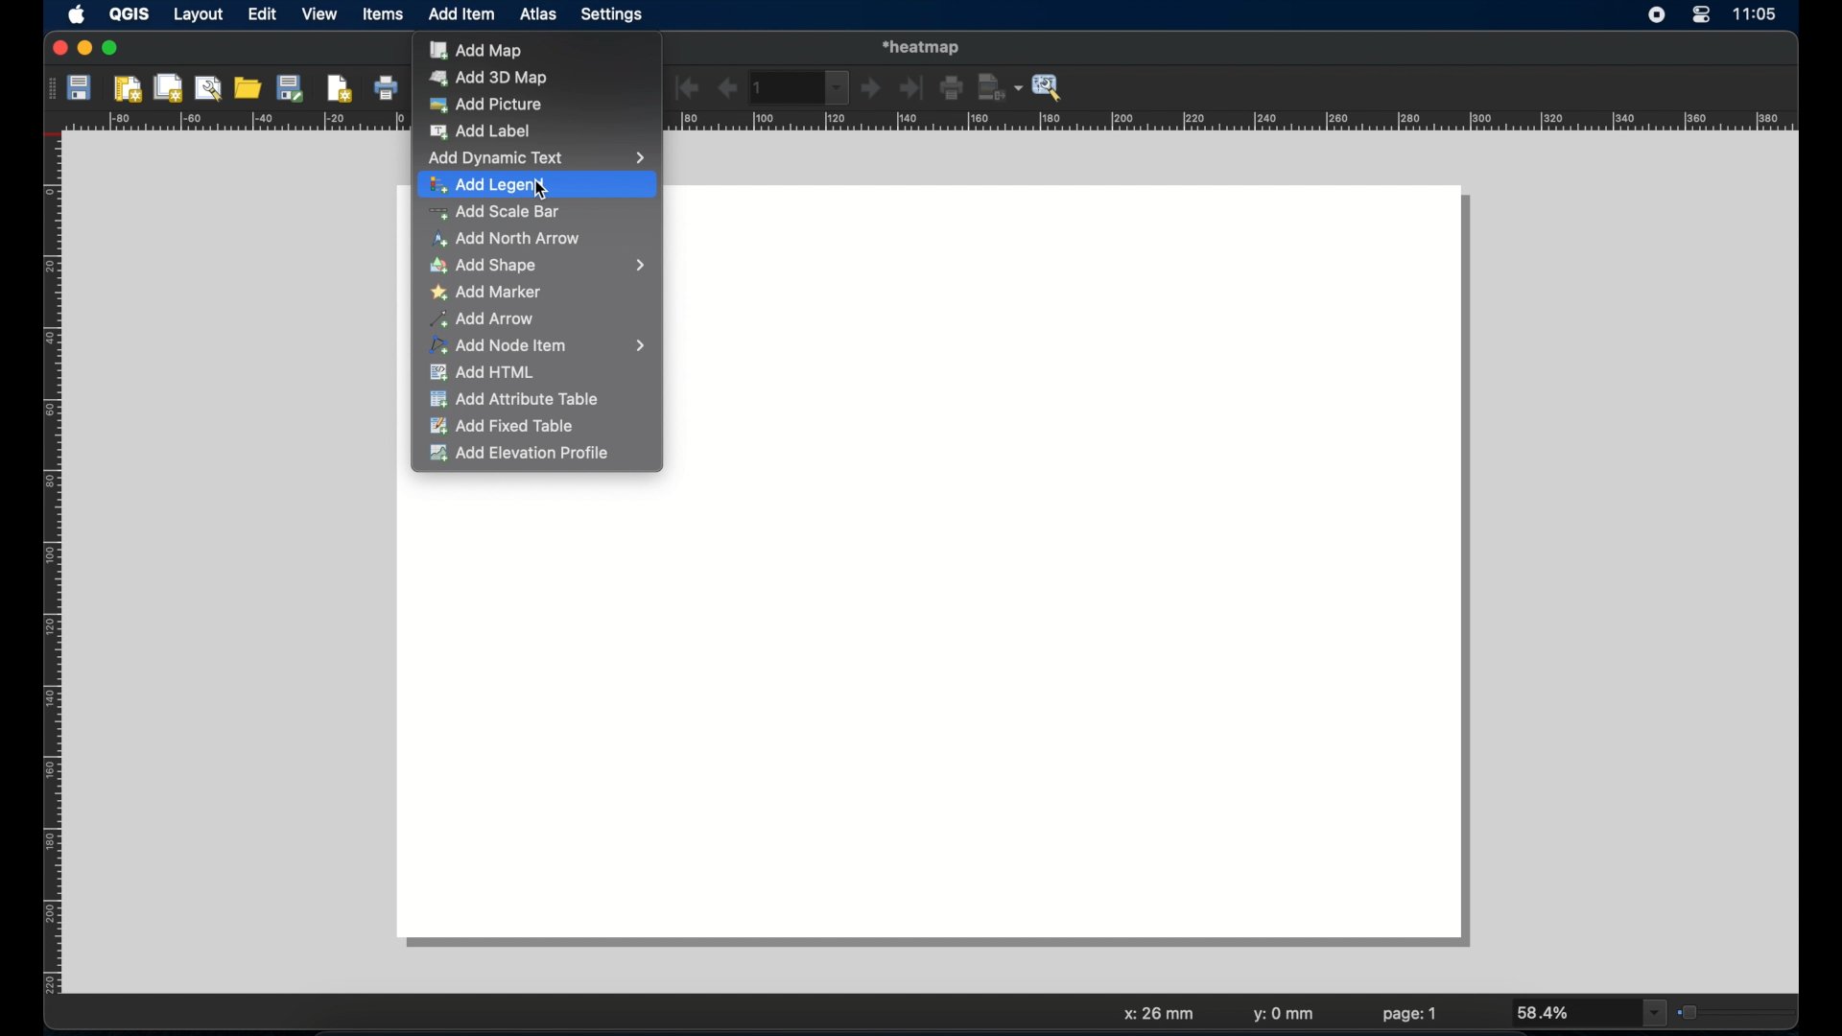 The height and width of the screenshot is (1036, 1842). Describe the element at coordinates (914, 89) in the screenshot. I see `last image` at that location.